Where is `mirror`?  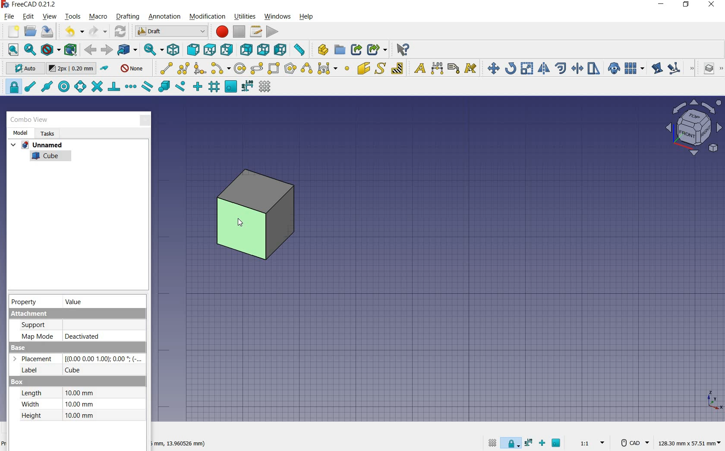 mirror is located at coordinates (544, 68).